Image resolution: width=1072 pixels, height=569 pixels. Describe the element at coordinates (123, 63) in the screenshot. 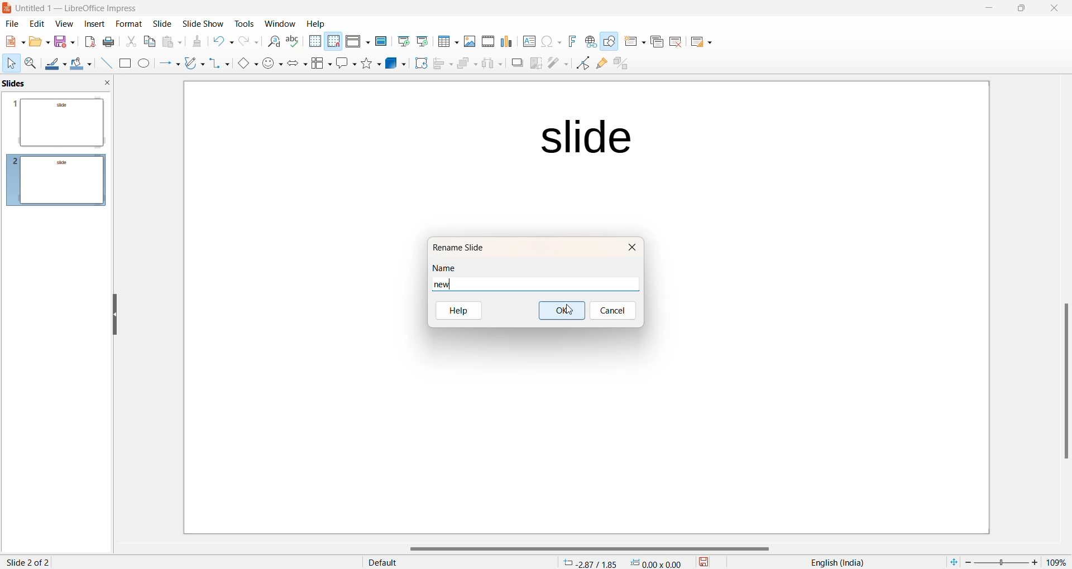

I see `Rectangle` at that location.